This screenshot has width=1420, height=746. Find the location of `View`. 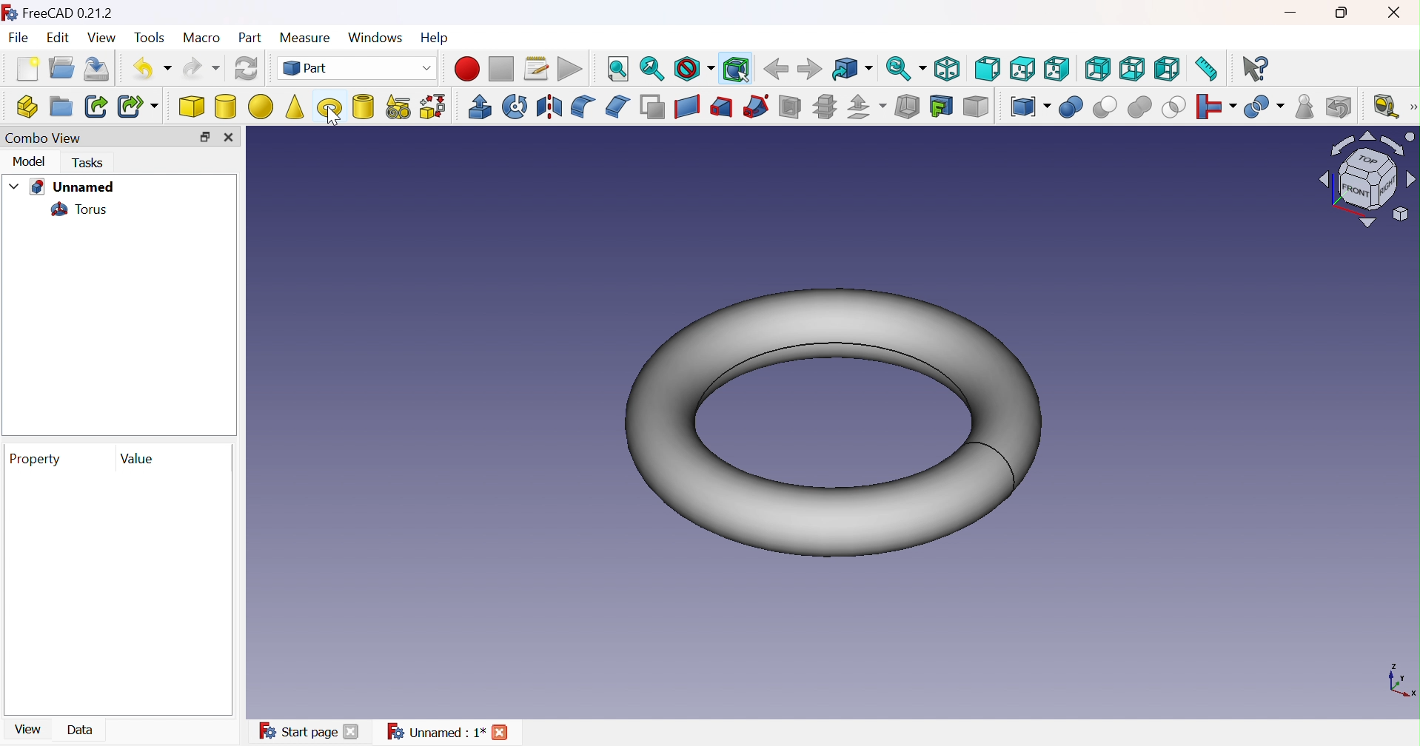

View is located at coordinates (30, 729).